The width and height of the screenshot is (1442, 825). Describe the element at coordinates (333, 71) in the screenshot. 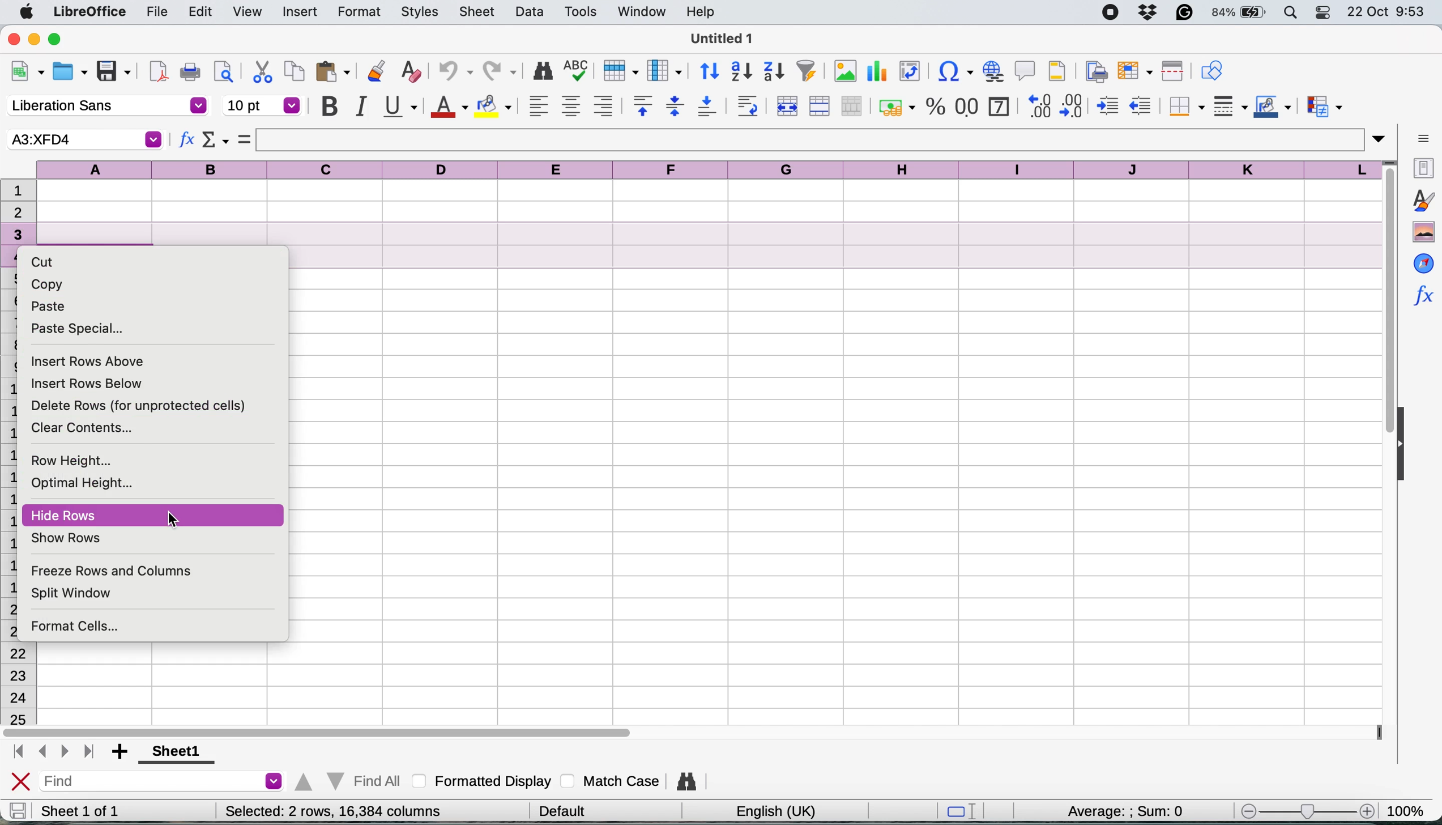

I see `paste` at that location.